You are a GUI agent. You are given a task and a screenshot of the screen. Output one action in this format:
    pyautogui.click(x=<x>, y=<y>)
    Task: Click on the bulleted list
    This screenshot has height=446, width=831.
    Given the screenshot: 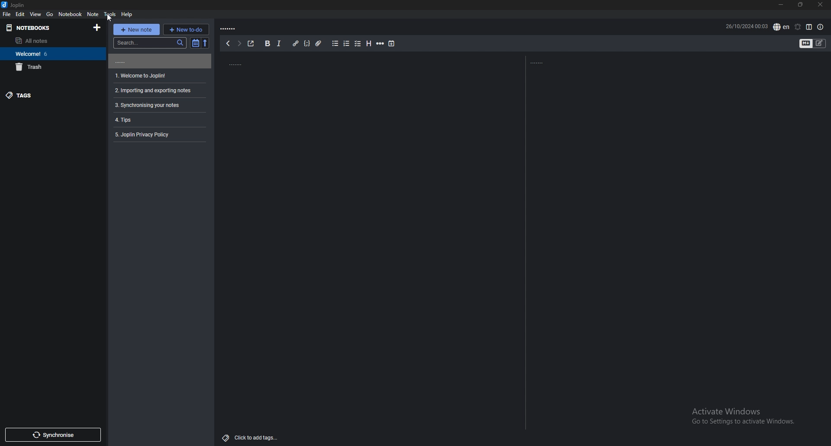 What is the action you would take?
    pyautogui.click(x=336, y=43)
    